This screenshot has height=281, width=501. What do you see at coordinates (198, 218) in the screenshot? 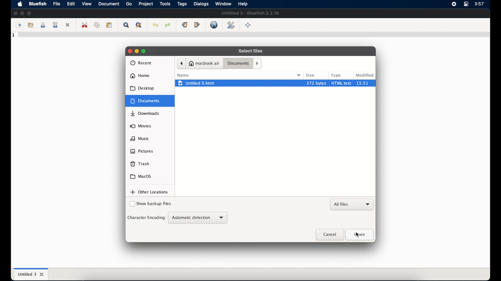
I see `automatic detection dropdown` at bounding box center [198, 218].